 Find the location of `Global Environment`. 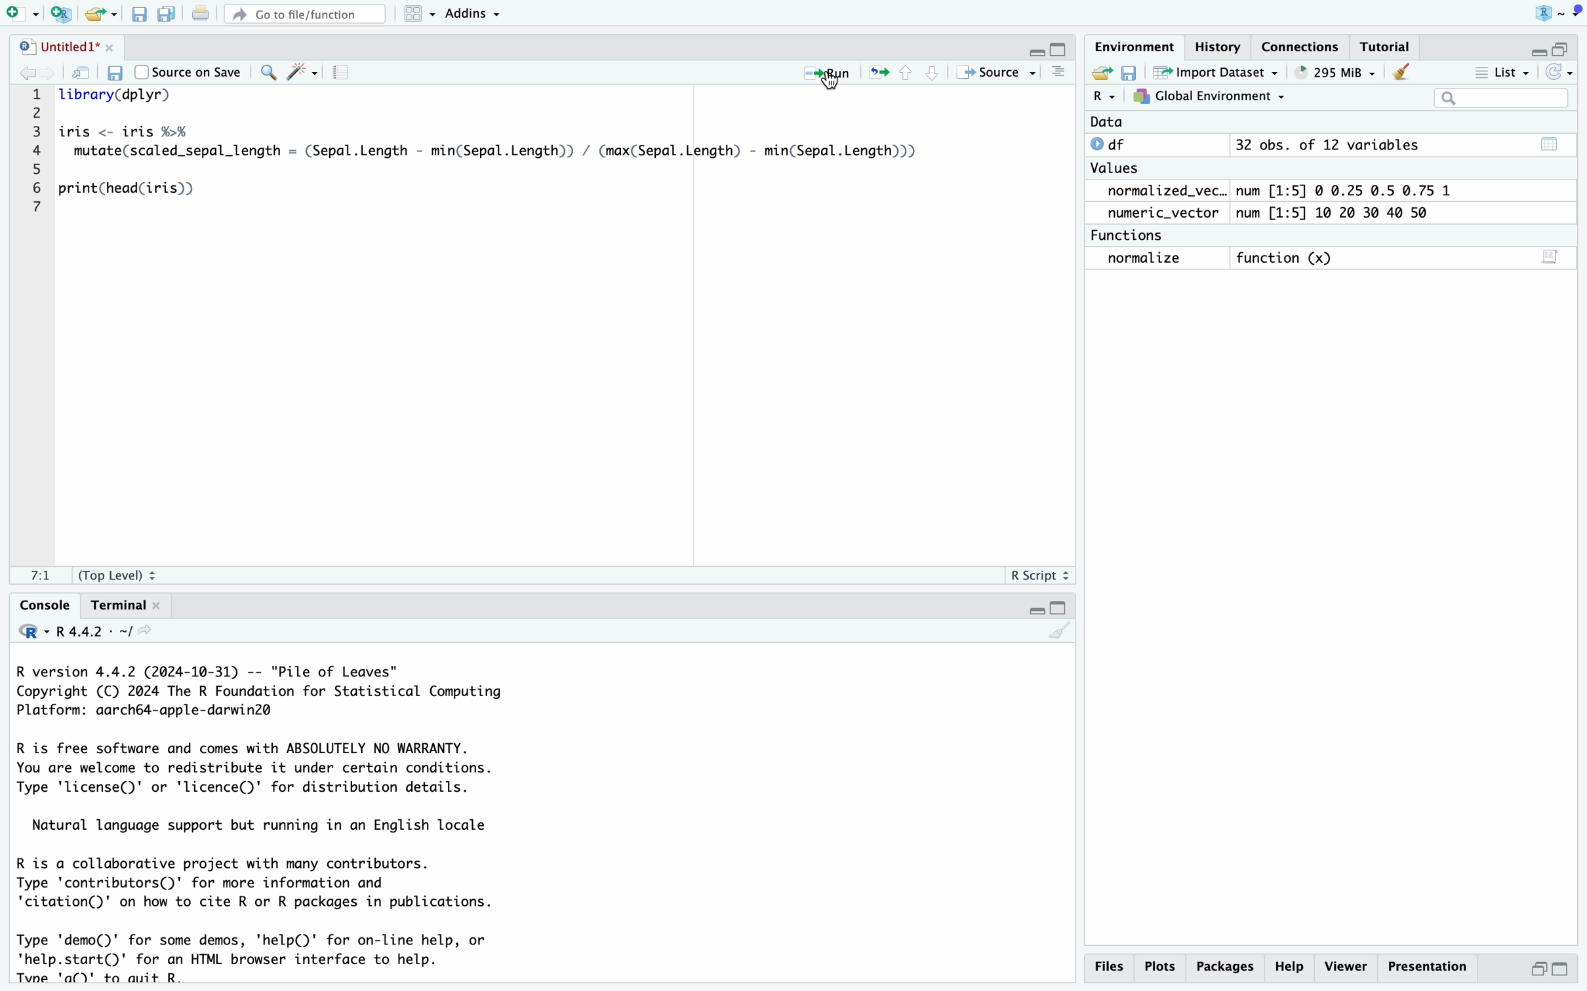

Global Environment is located at coordinates (1210, 97).